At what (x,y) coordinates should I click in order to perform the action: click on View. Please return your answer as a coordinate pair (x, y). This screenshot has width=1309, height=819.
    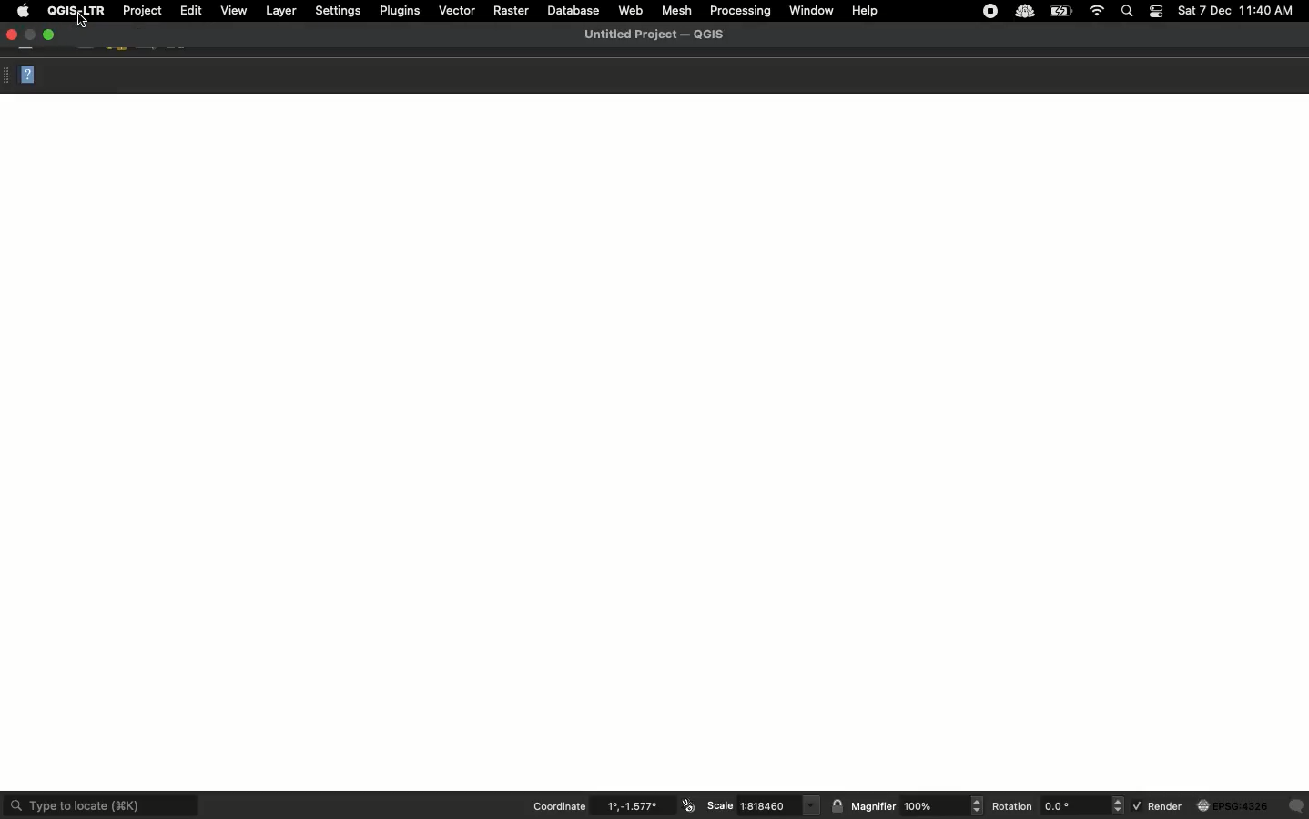
    Looking at the image, I should click on (234, 9).